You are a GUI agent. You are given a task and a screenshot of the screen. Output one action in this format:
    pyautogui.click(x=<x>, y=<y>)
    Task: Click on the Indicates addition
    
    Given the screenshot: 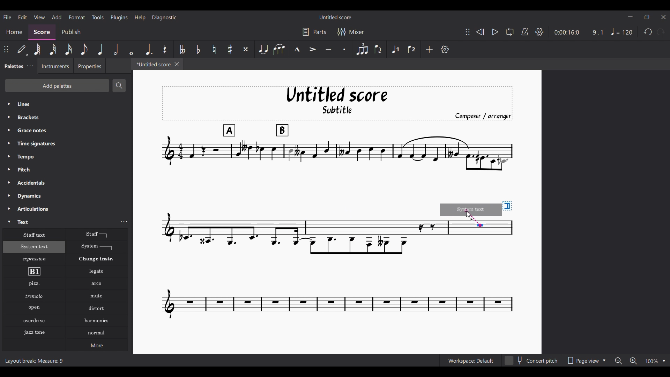 What is the action you would take?
    pyautogui.click(x=472, y=220)
    